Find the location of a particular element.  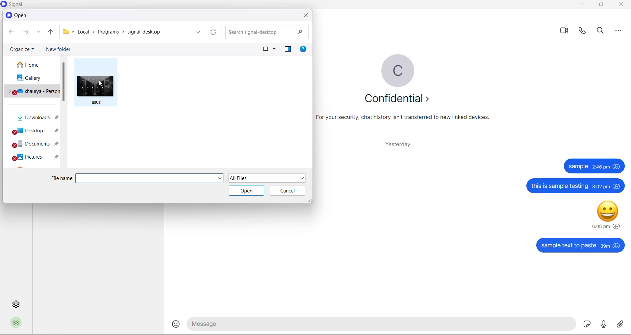

cancel is located at coordinates (287, 190).